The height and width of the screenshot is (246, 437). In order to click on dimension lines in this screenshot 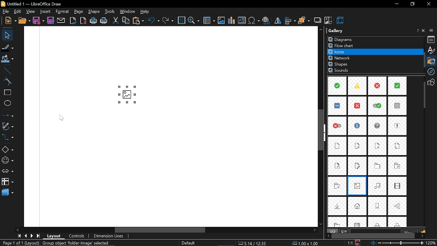, I will do `click(110, 236)`.